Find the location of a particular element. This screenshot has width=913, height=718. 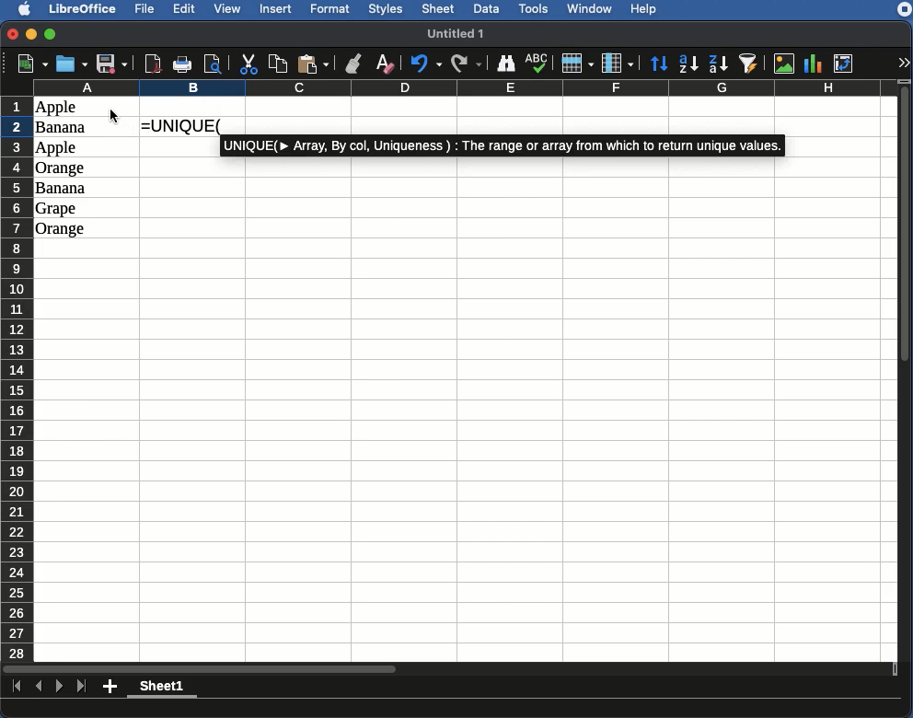

Edit is located at coordinates (185, 10).